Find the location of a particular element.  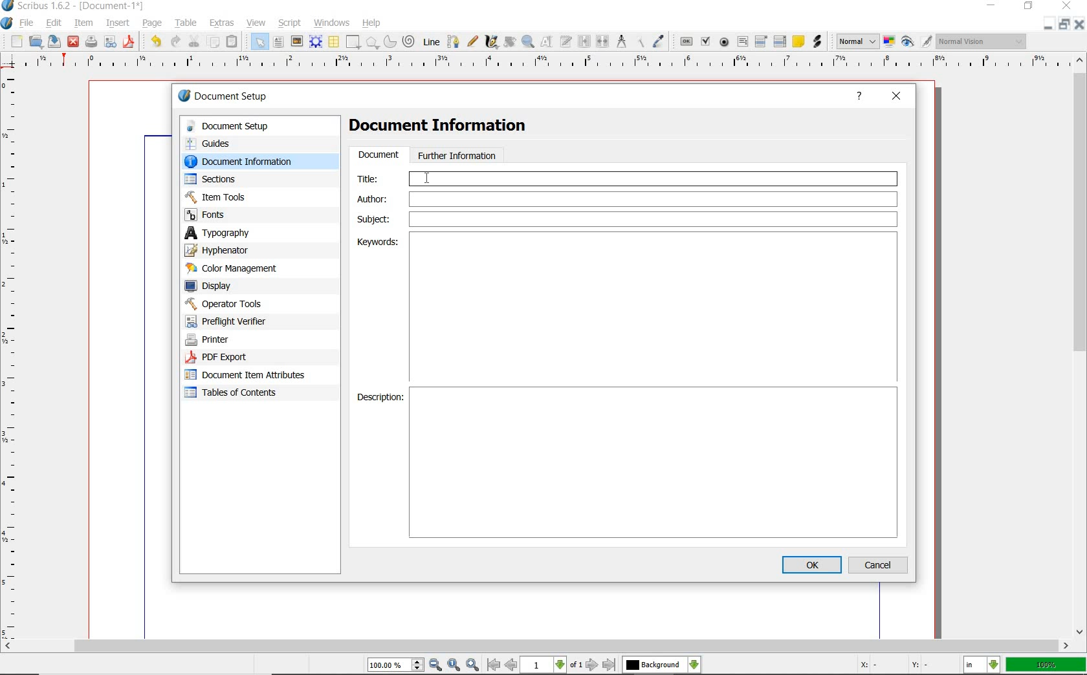

copy item properties is located at coordinates (639, 42).